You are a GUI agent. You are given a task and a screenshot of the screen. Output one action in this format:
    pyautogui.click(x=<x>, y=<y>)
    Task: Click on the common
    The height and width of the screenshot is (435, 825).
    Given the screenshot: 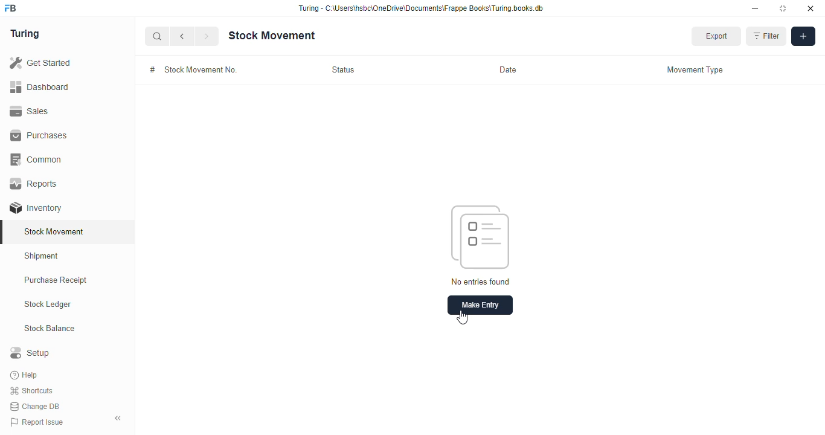 What is the action you would take?
    pyautogui.click(x=37, y=159)
    